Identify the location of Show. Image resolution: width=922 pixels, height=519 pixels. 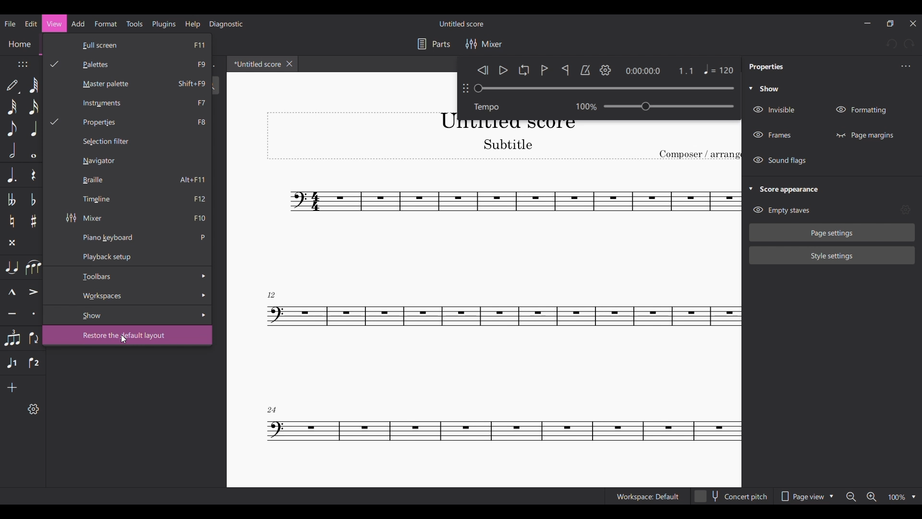
(139, 315).